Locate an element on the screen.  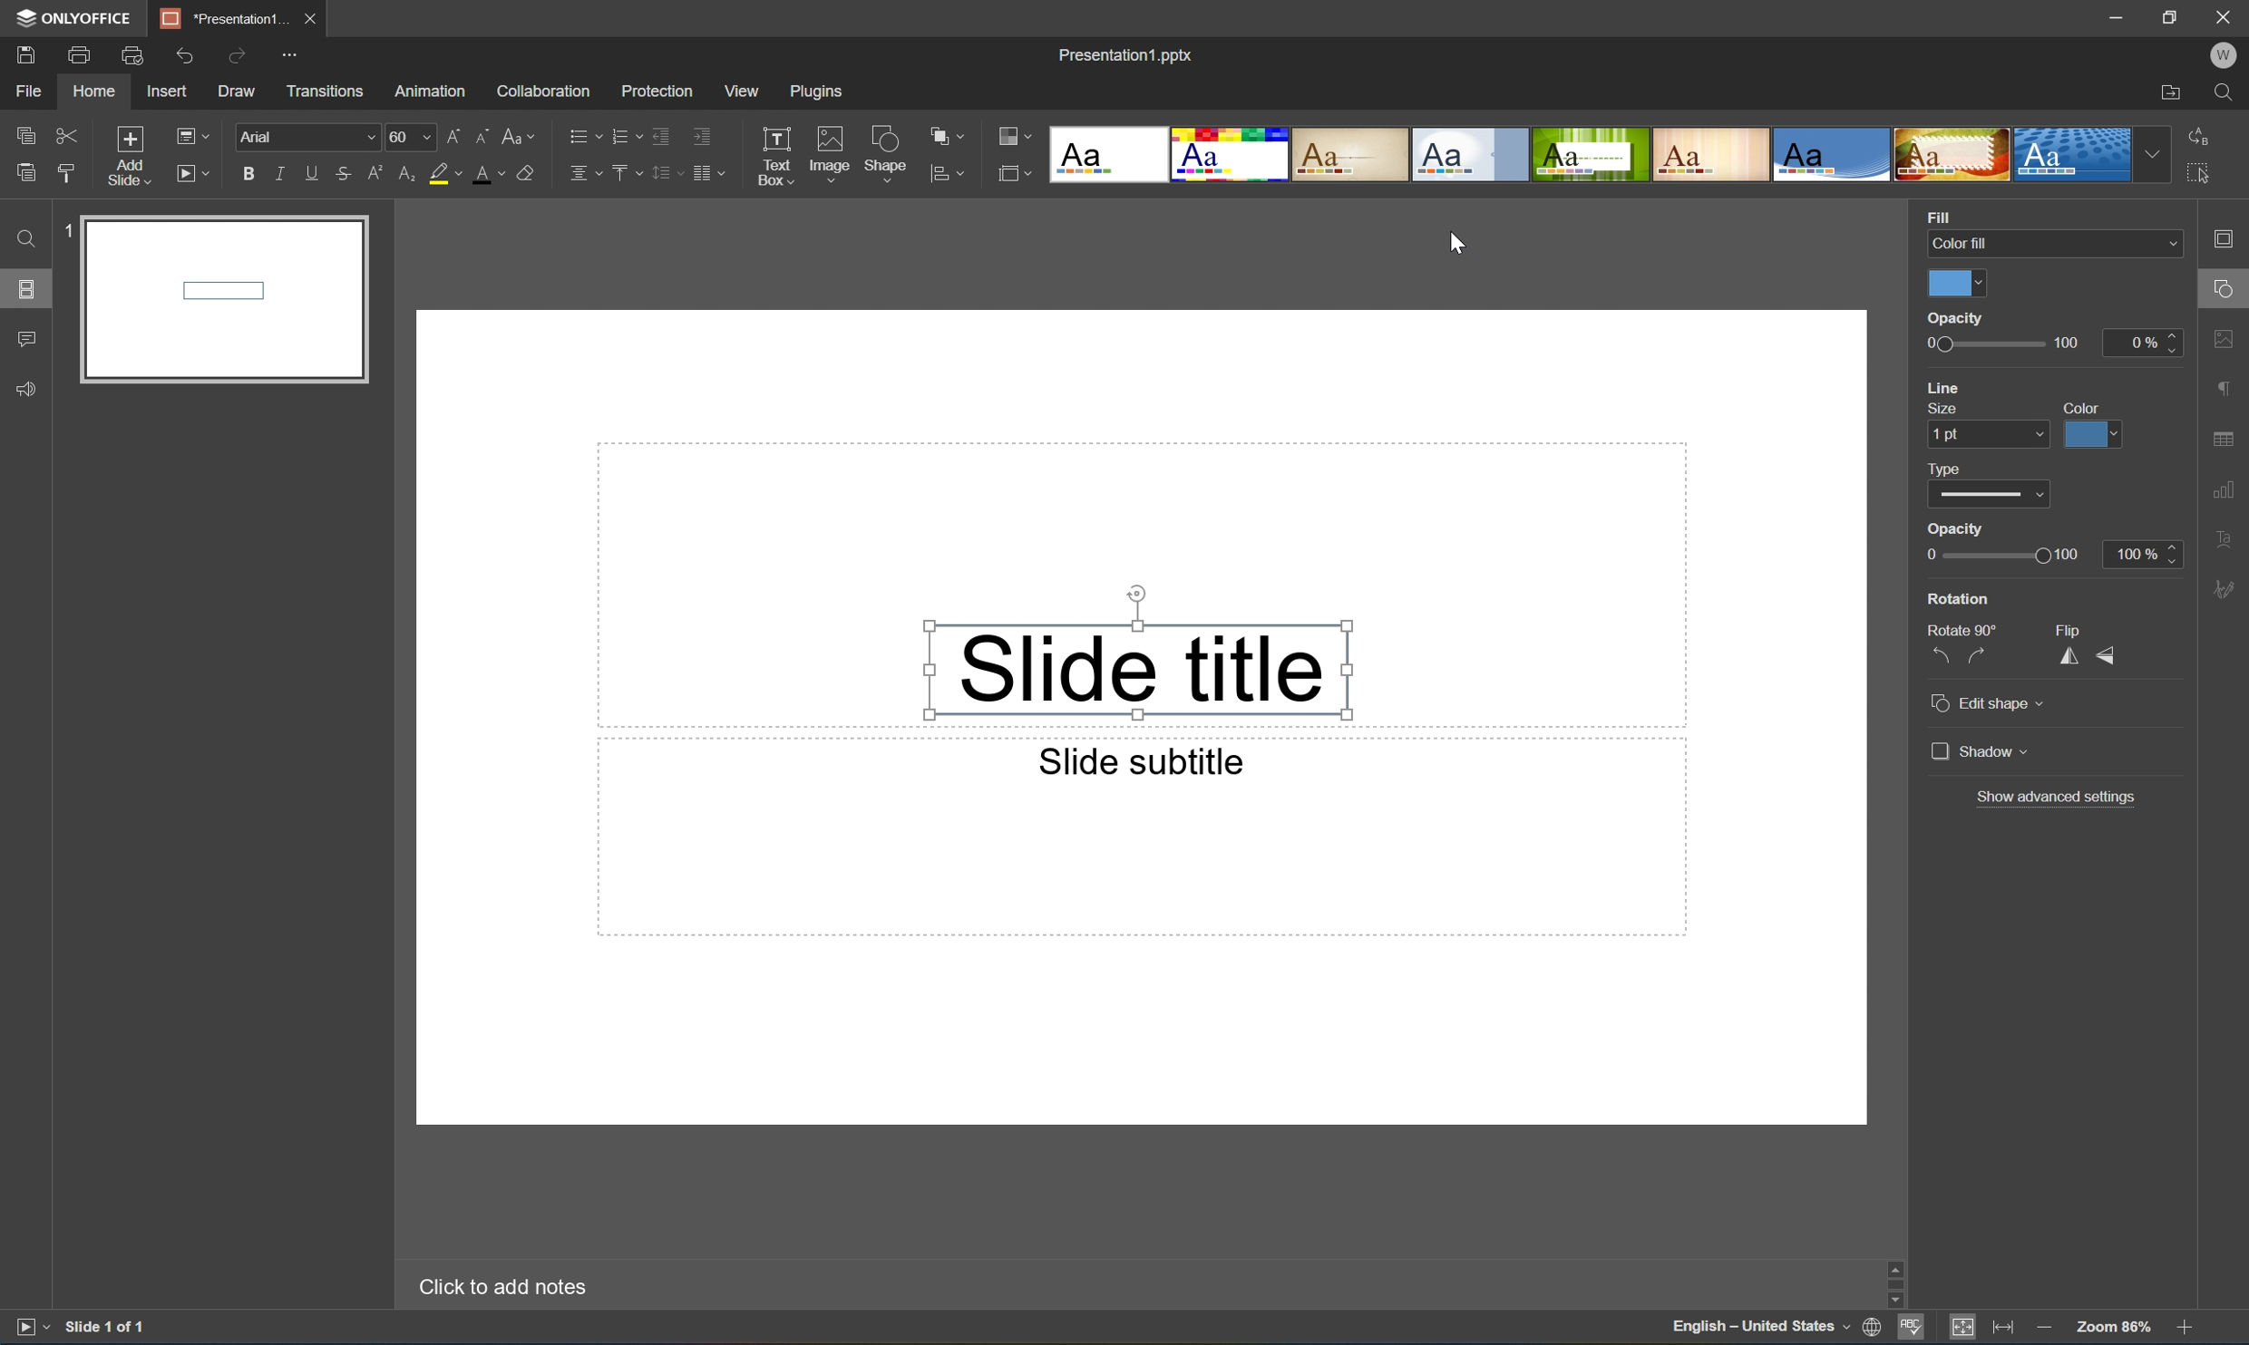
Print a file is located at coordinates (81, 54).